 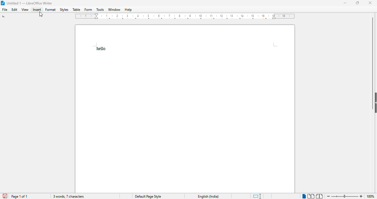 I want to click on title, so click(x=30, y=3).